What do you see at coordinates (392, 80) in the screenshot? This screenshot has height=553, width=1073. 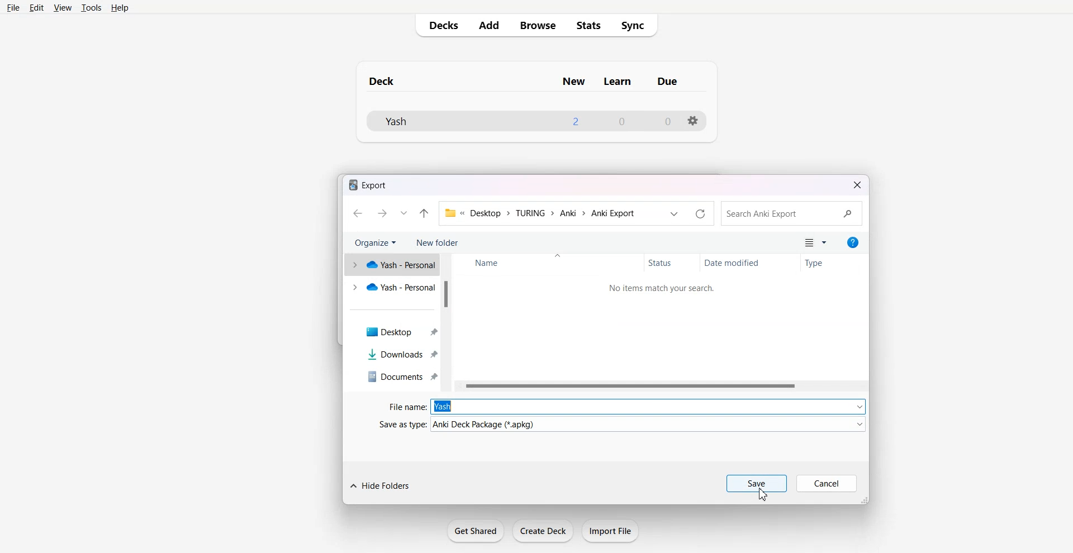 I see `deck` at bounding box center [392, 80].